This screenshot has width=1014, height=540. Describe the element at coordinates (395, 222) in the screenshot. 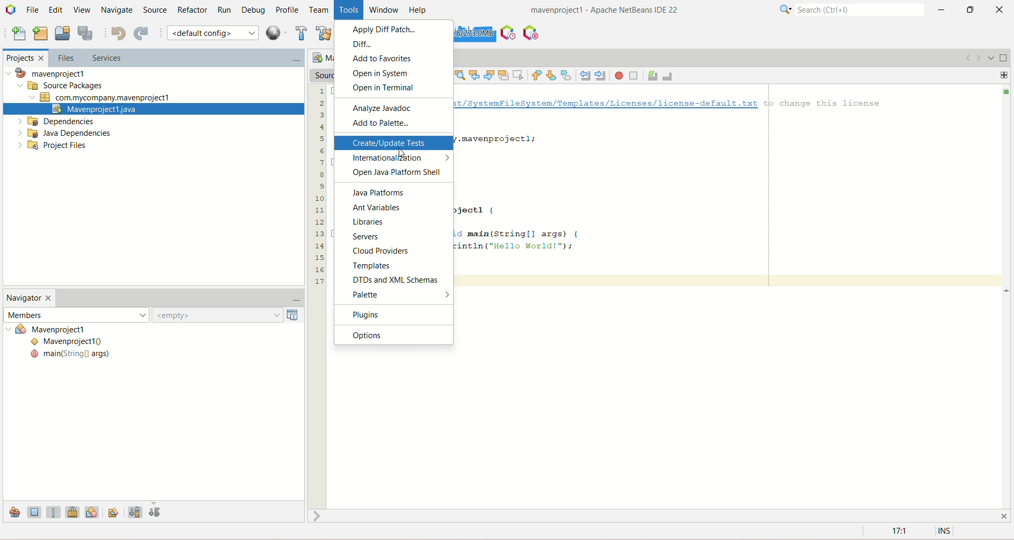

I see `libraries` at that location.